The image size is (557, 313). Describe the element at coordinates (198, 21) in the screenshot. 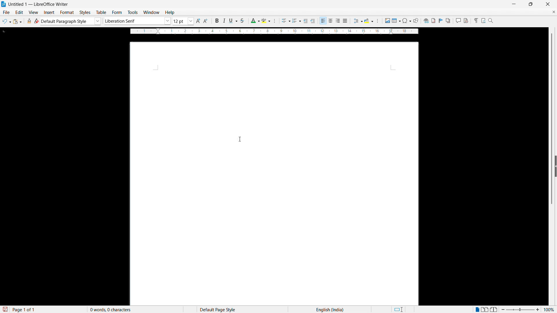

I see `Increase font size ` at that location.